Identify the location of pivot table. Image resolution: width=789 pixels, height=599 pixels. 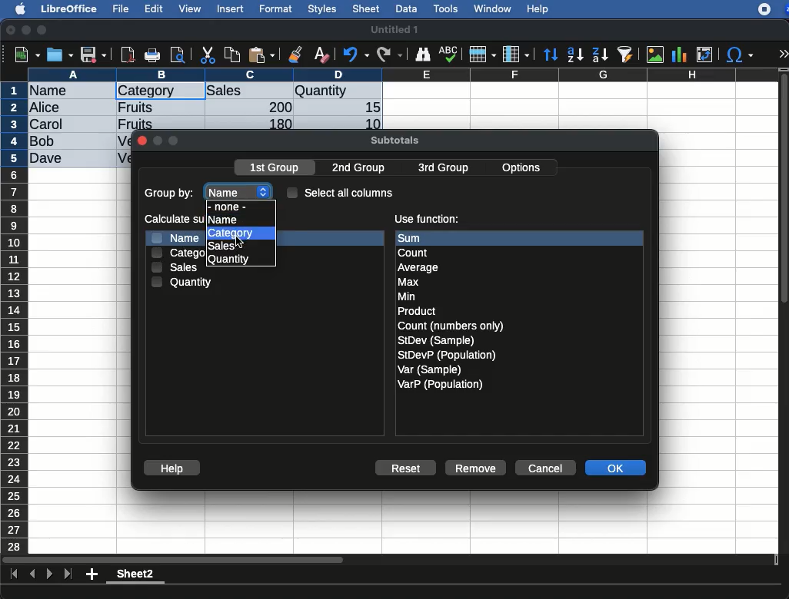
(704, 55).